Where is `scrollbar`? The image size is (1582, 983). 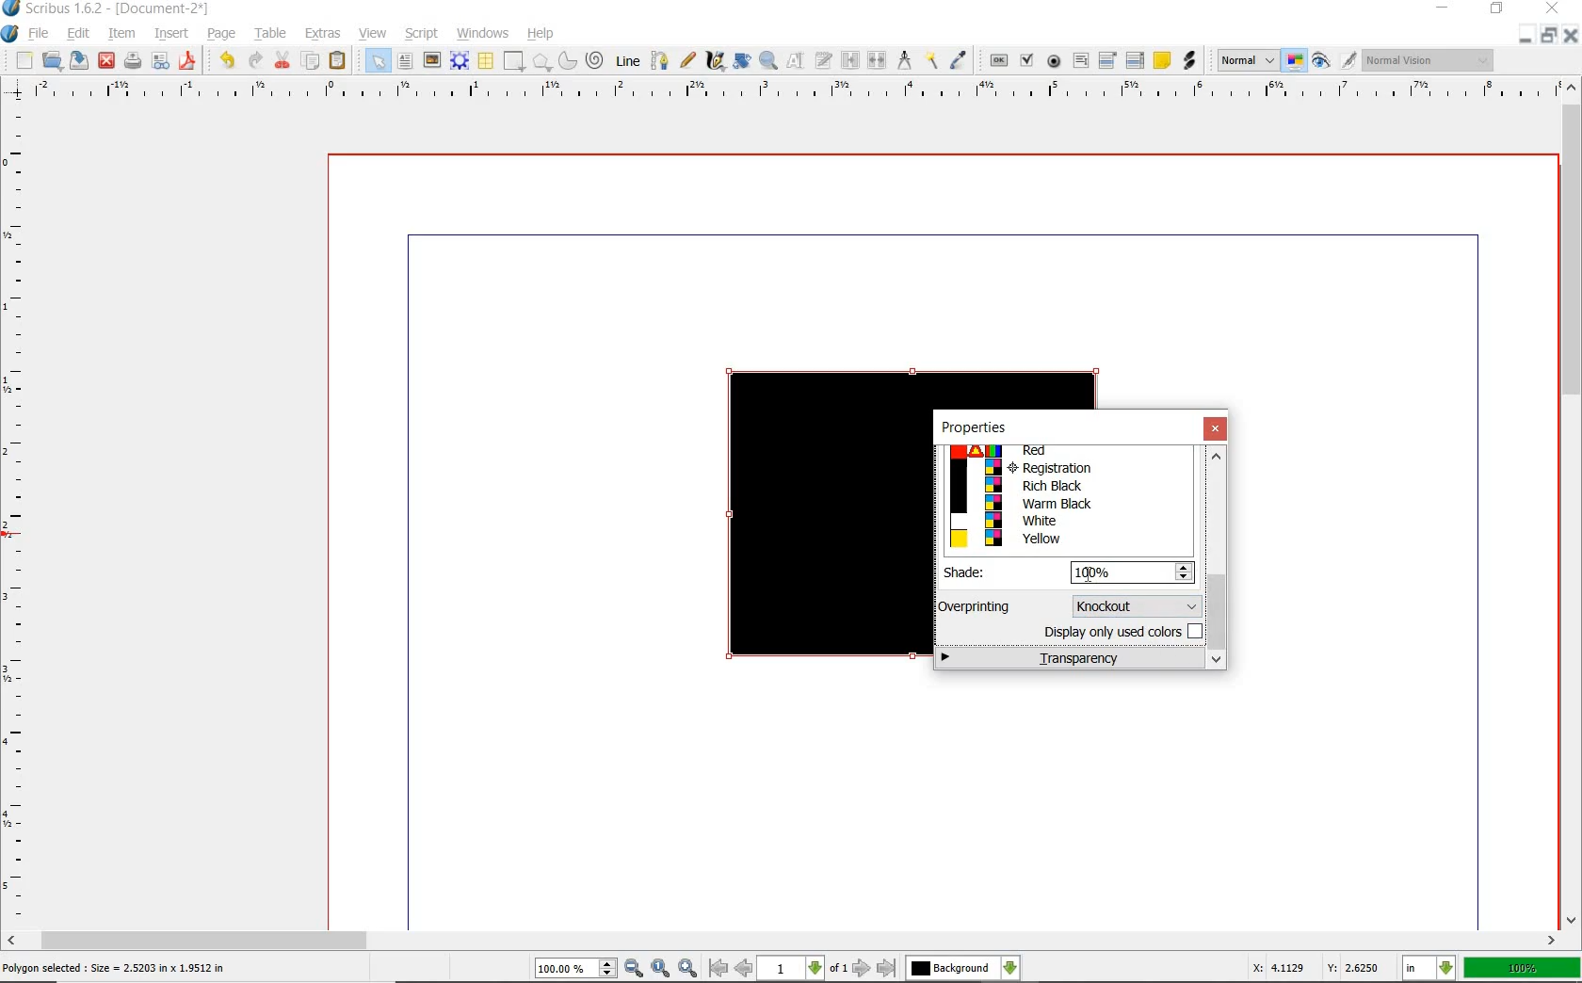
scrollbar is located at coordinates (783, 941).